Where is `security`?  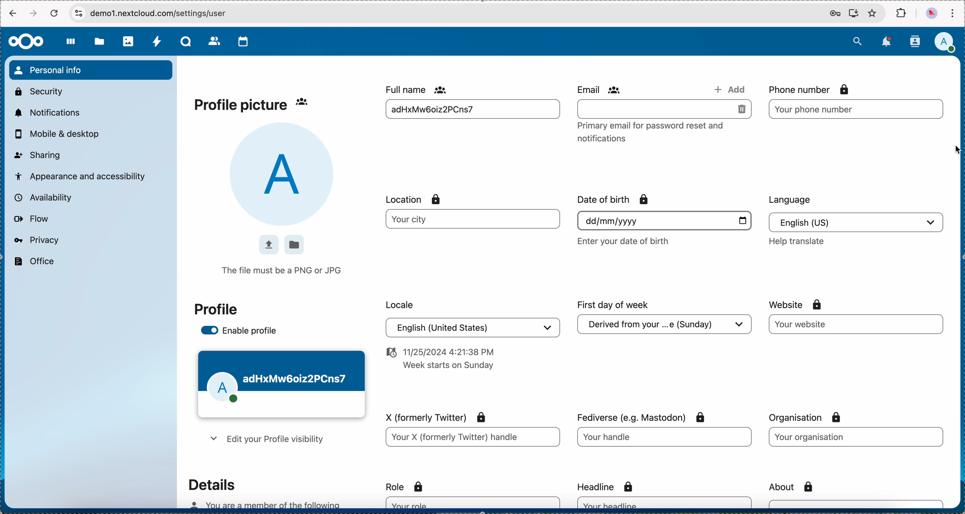 security is located at coordinates (38, 91).